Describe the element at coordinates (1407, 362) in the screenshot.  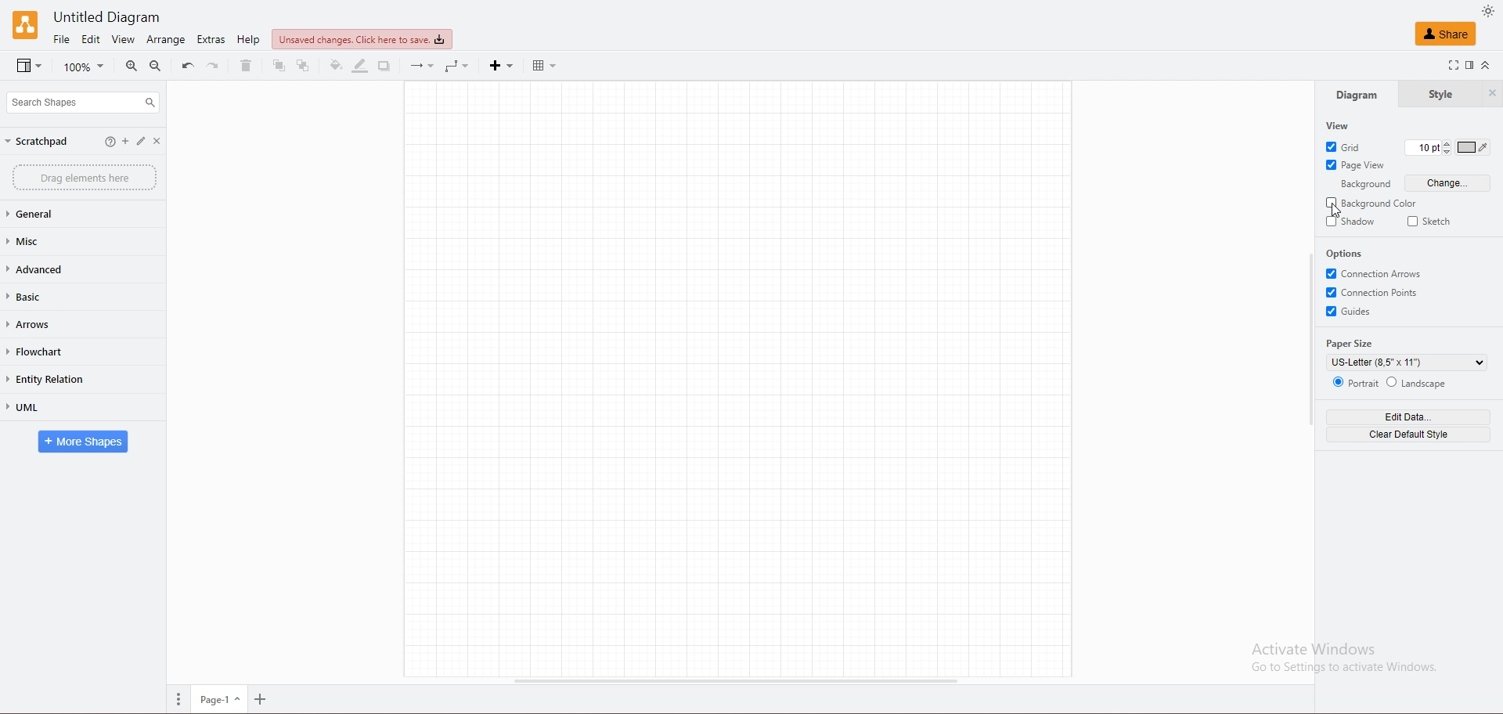
I see `paper size value` at that location.